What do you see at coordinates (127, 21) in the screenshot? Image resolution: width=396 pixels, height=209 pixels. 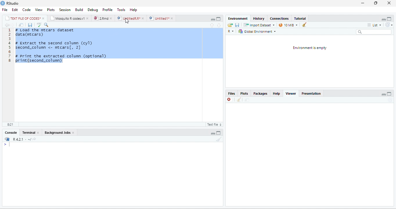 I see `cursor` at bounding box center [127, 21].